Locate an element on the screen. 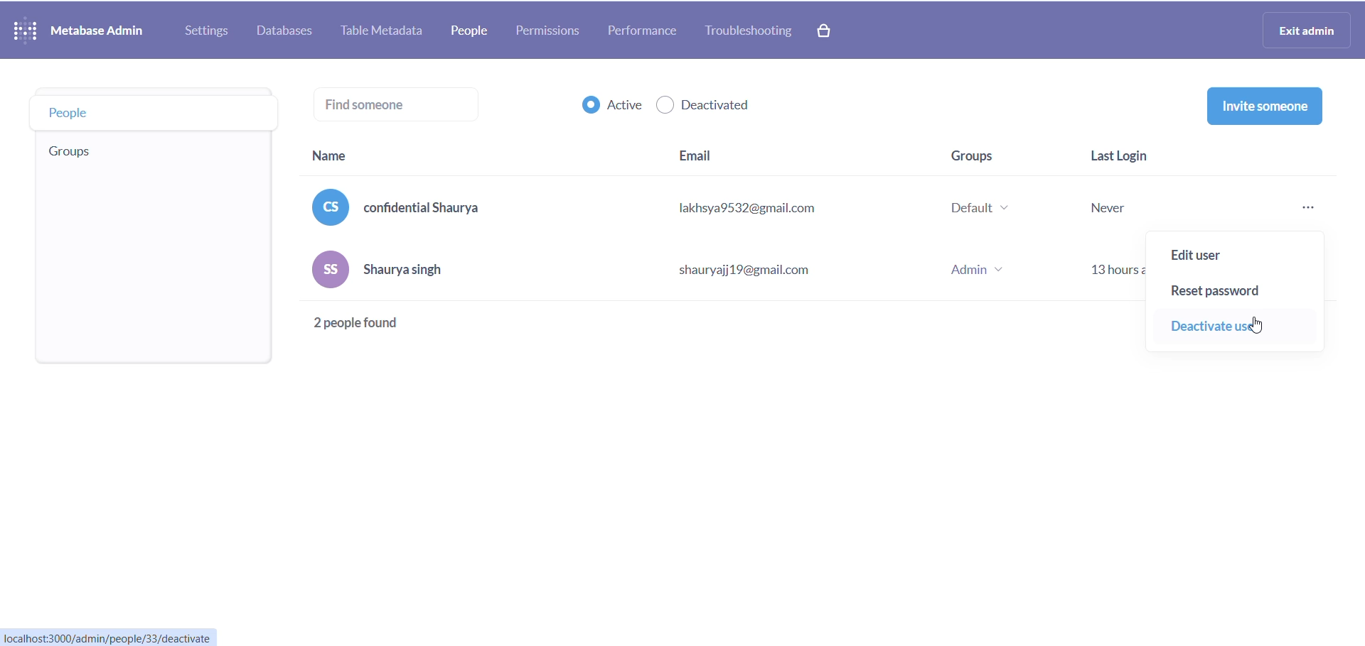 The height and width of the screenshot is (646, 1365). deactivate user is located at coordinates (1228, 330).